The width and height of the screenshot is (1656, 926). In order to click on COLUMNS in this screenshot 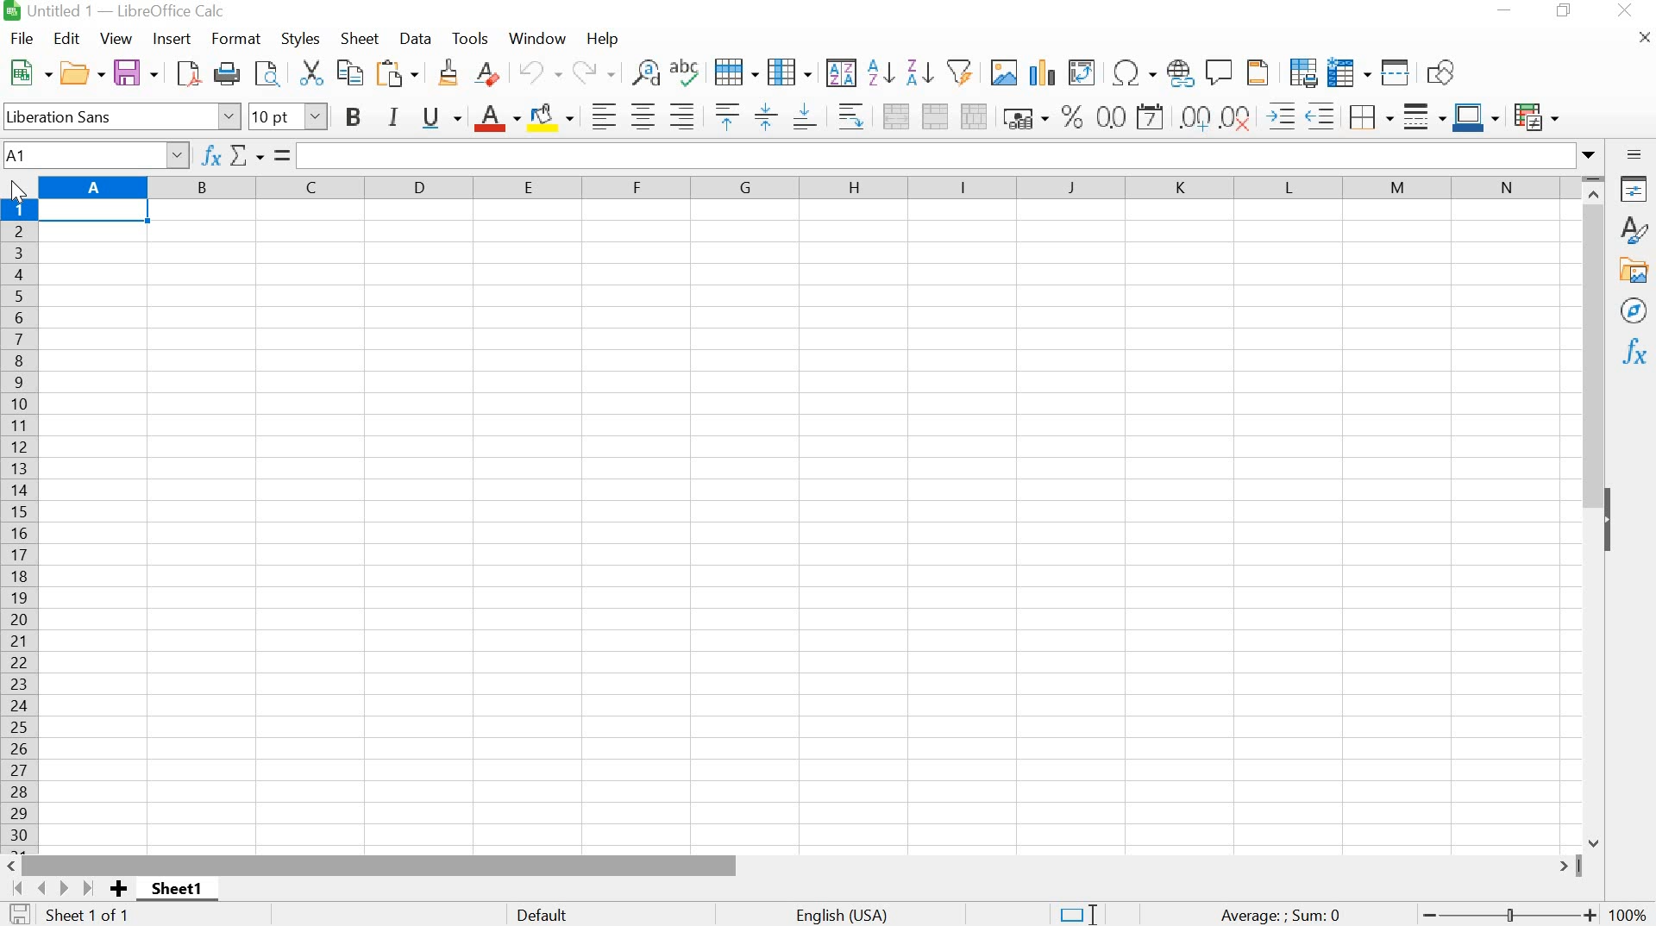, I will do `click(803, 186)`.